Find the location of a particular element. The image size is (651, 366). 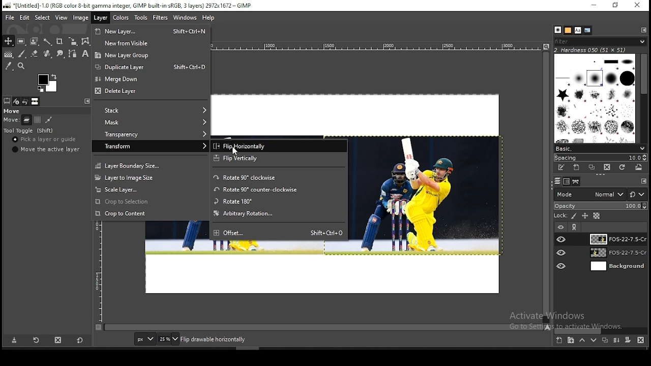

zoom tool is located at coordinates (22, 66).